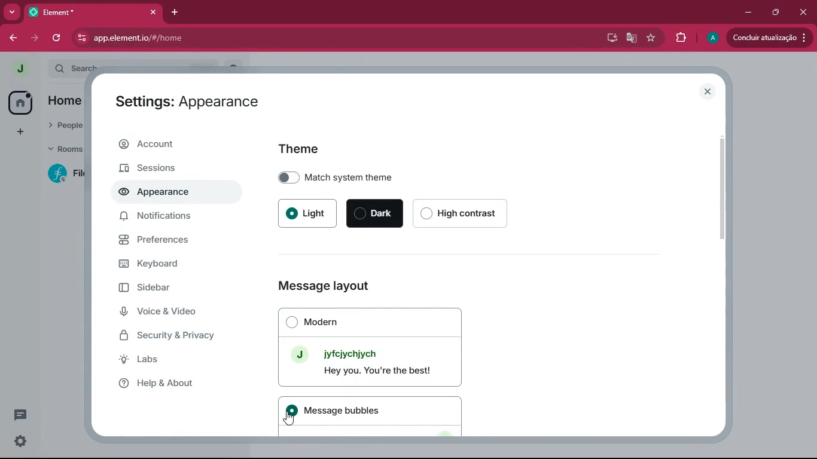 Image resolution: width=817 pixels, height=459 pixels. What do you see at coordinates (609, 38) in the screenshot?
I see `desktop` at bounding box center [609, 38].